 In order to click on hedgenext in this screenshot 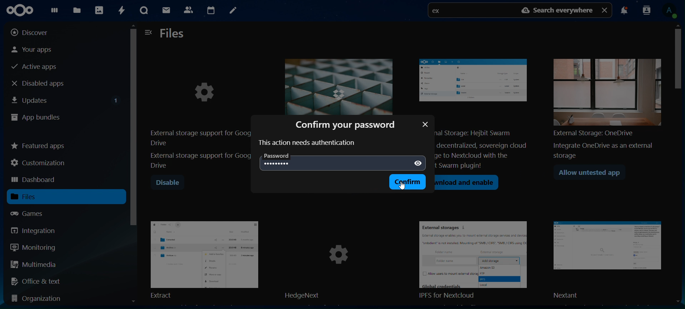, I will do `click(340, 261)`.